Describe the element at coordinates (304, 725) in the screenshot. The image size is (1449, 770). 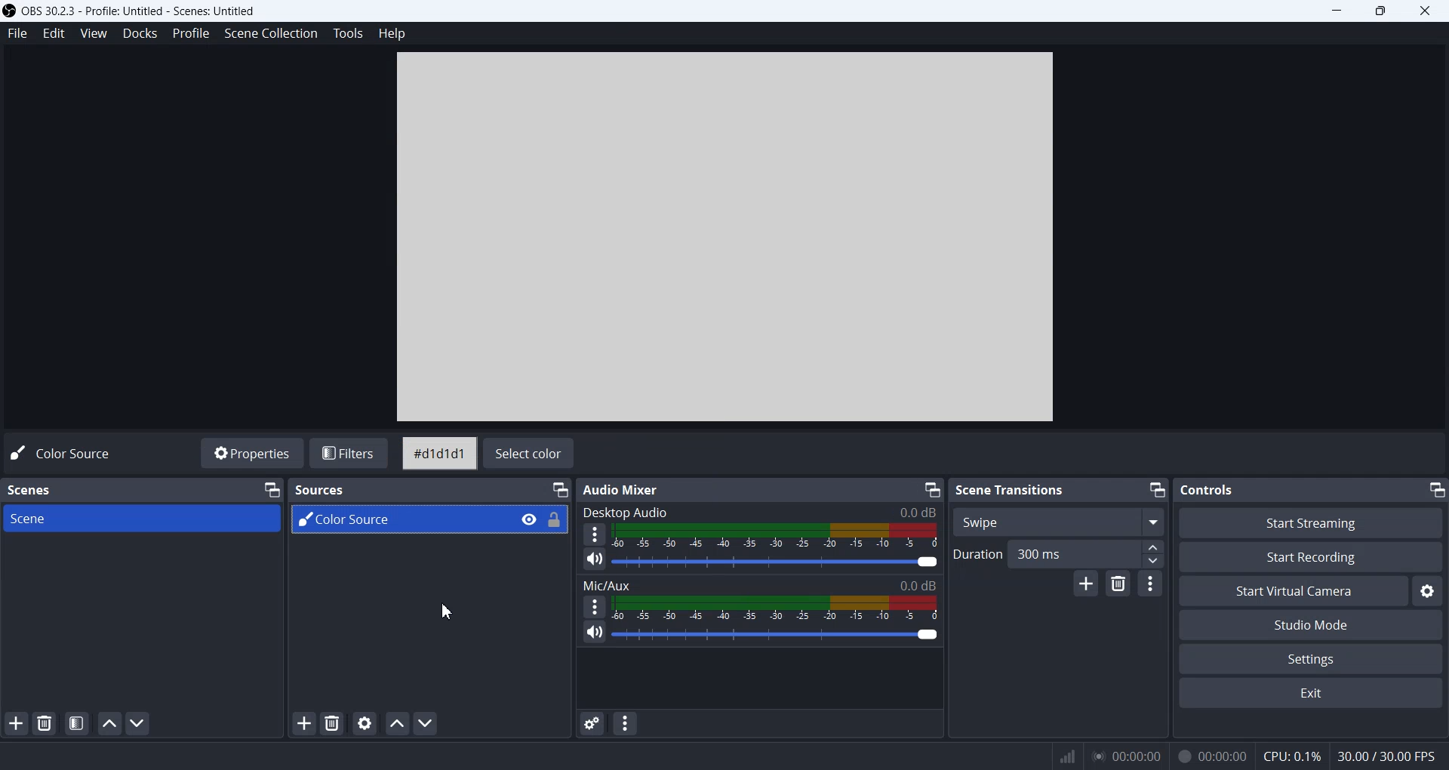
I see `Add Source` at that location.